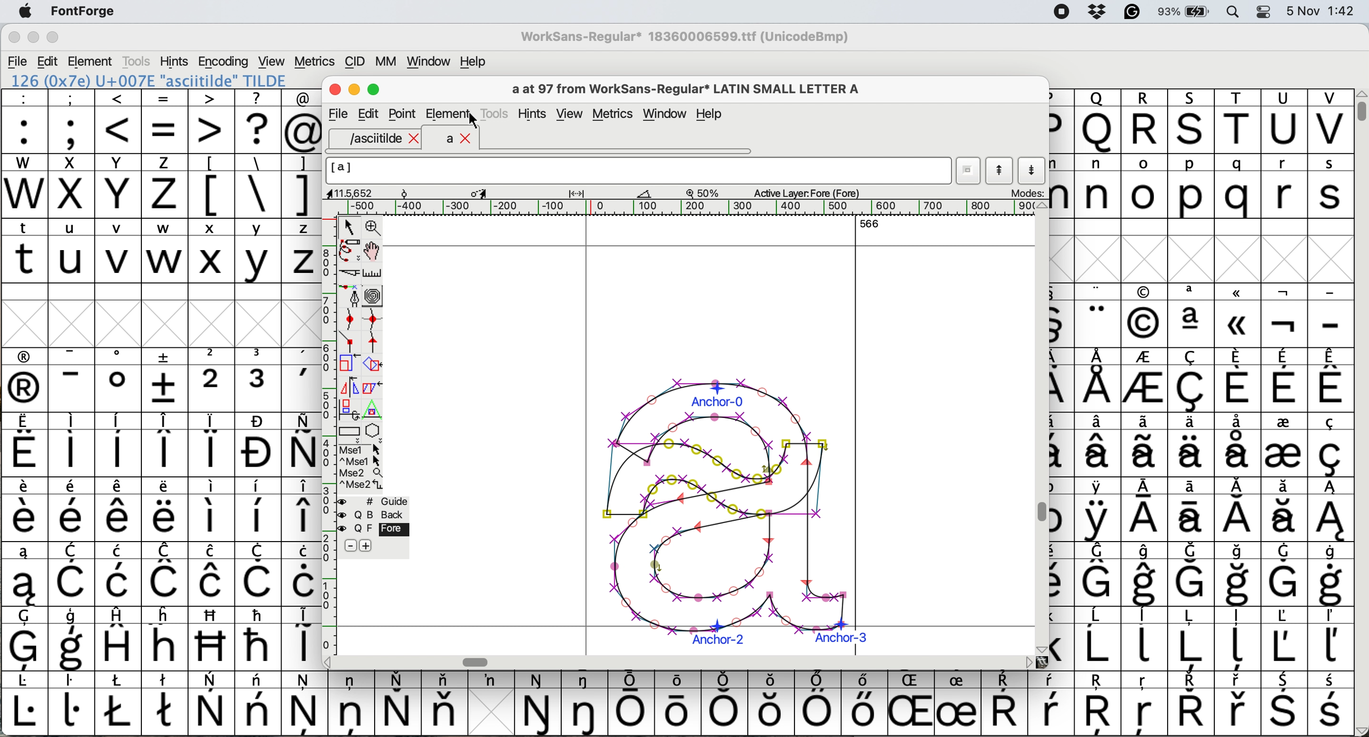 The image size is (1369, 737). What do you see at coordinates (258, 510) in the screenshot?
I see `symbol` at bounding box center [258, 510].